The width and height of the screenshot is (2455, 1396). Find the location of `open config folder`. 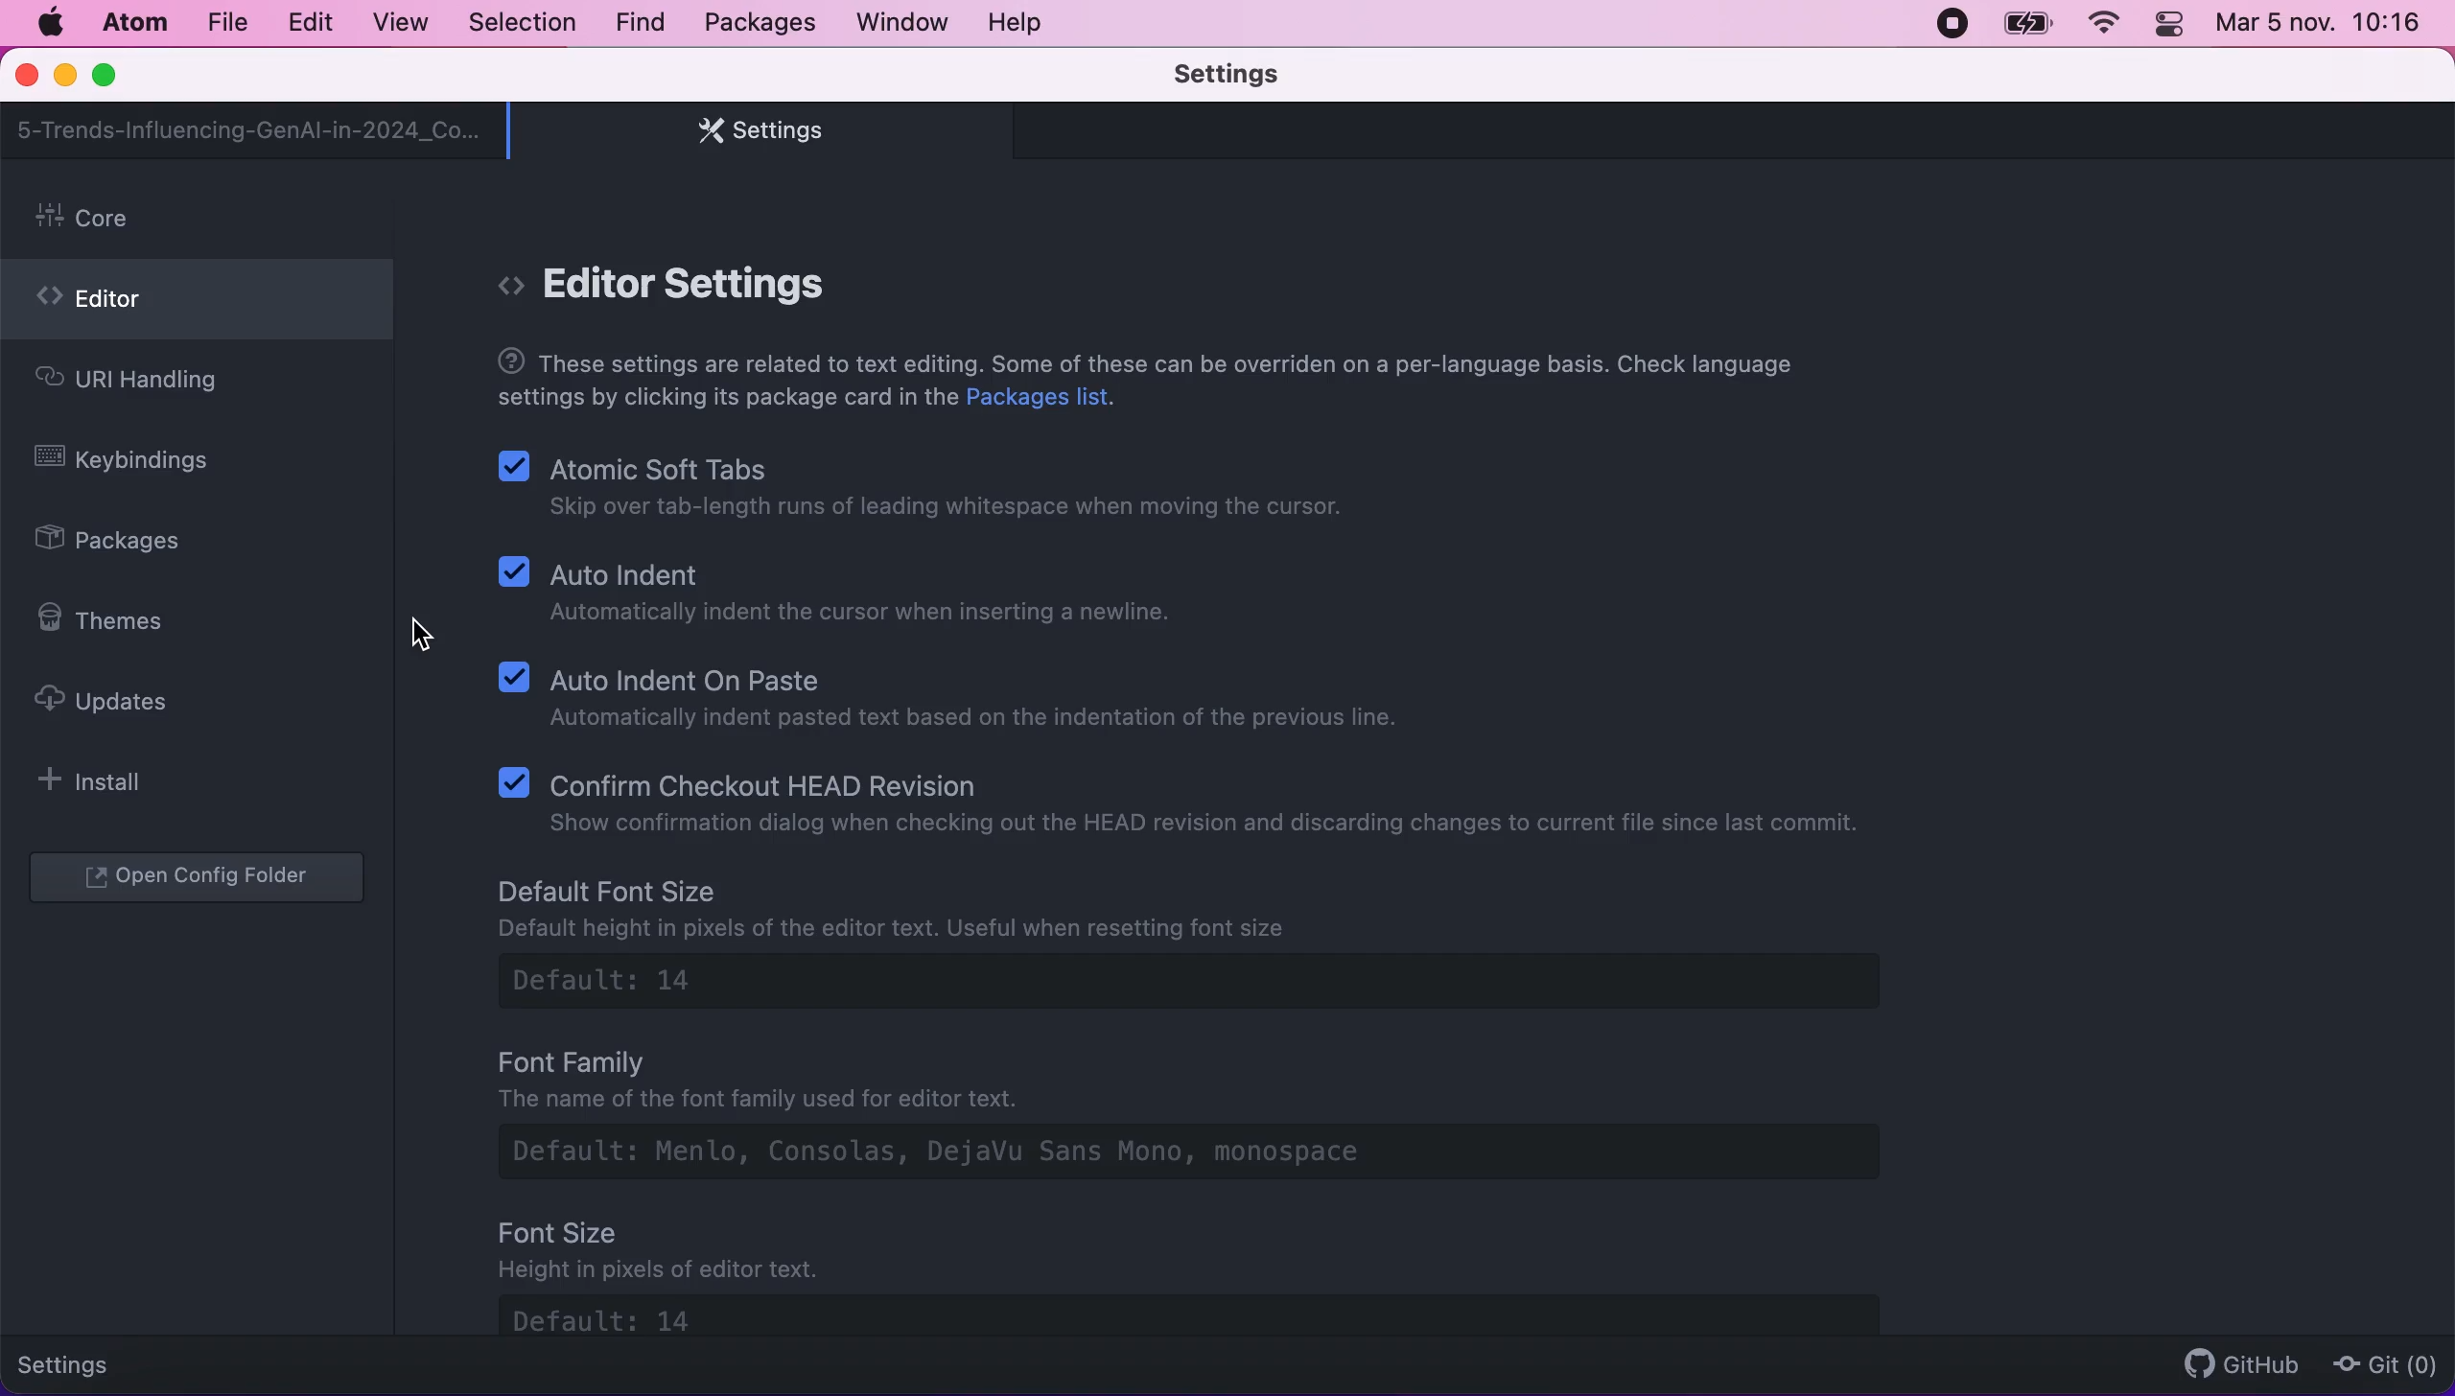

open config folder is located at coordinates (201, 879).